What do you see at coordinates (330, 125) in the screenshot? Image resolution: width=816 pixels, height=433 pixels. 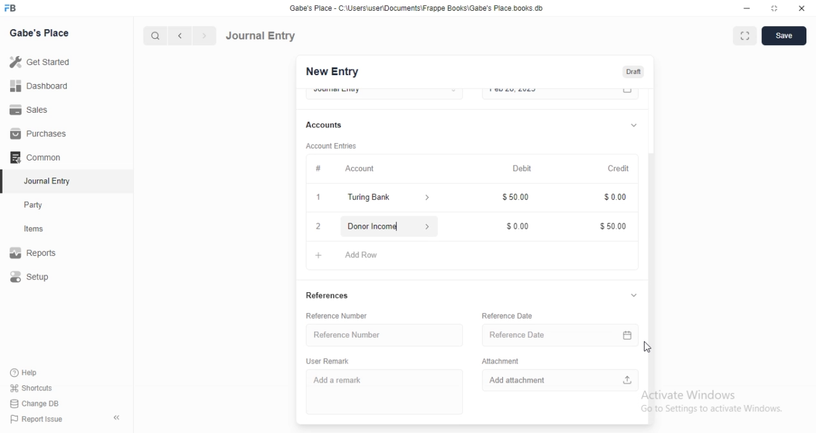 I see `Accounts.` at bounding box center [330, 125].